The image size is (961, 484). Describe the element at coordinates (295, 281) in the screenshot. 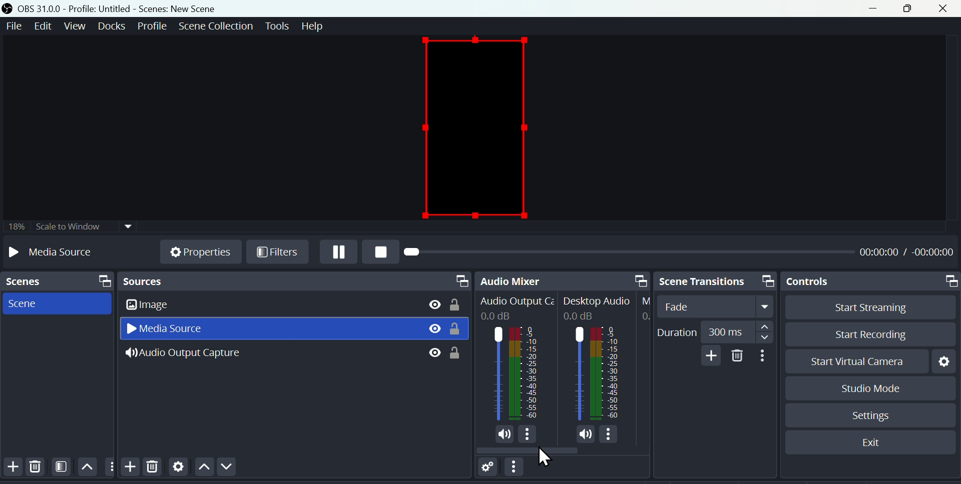

I see `Source` at that location.